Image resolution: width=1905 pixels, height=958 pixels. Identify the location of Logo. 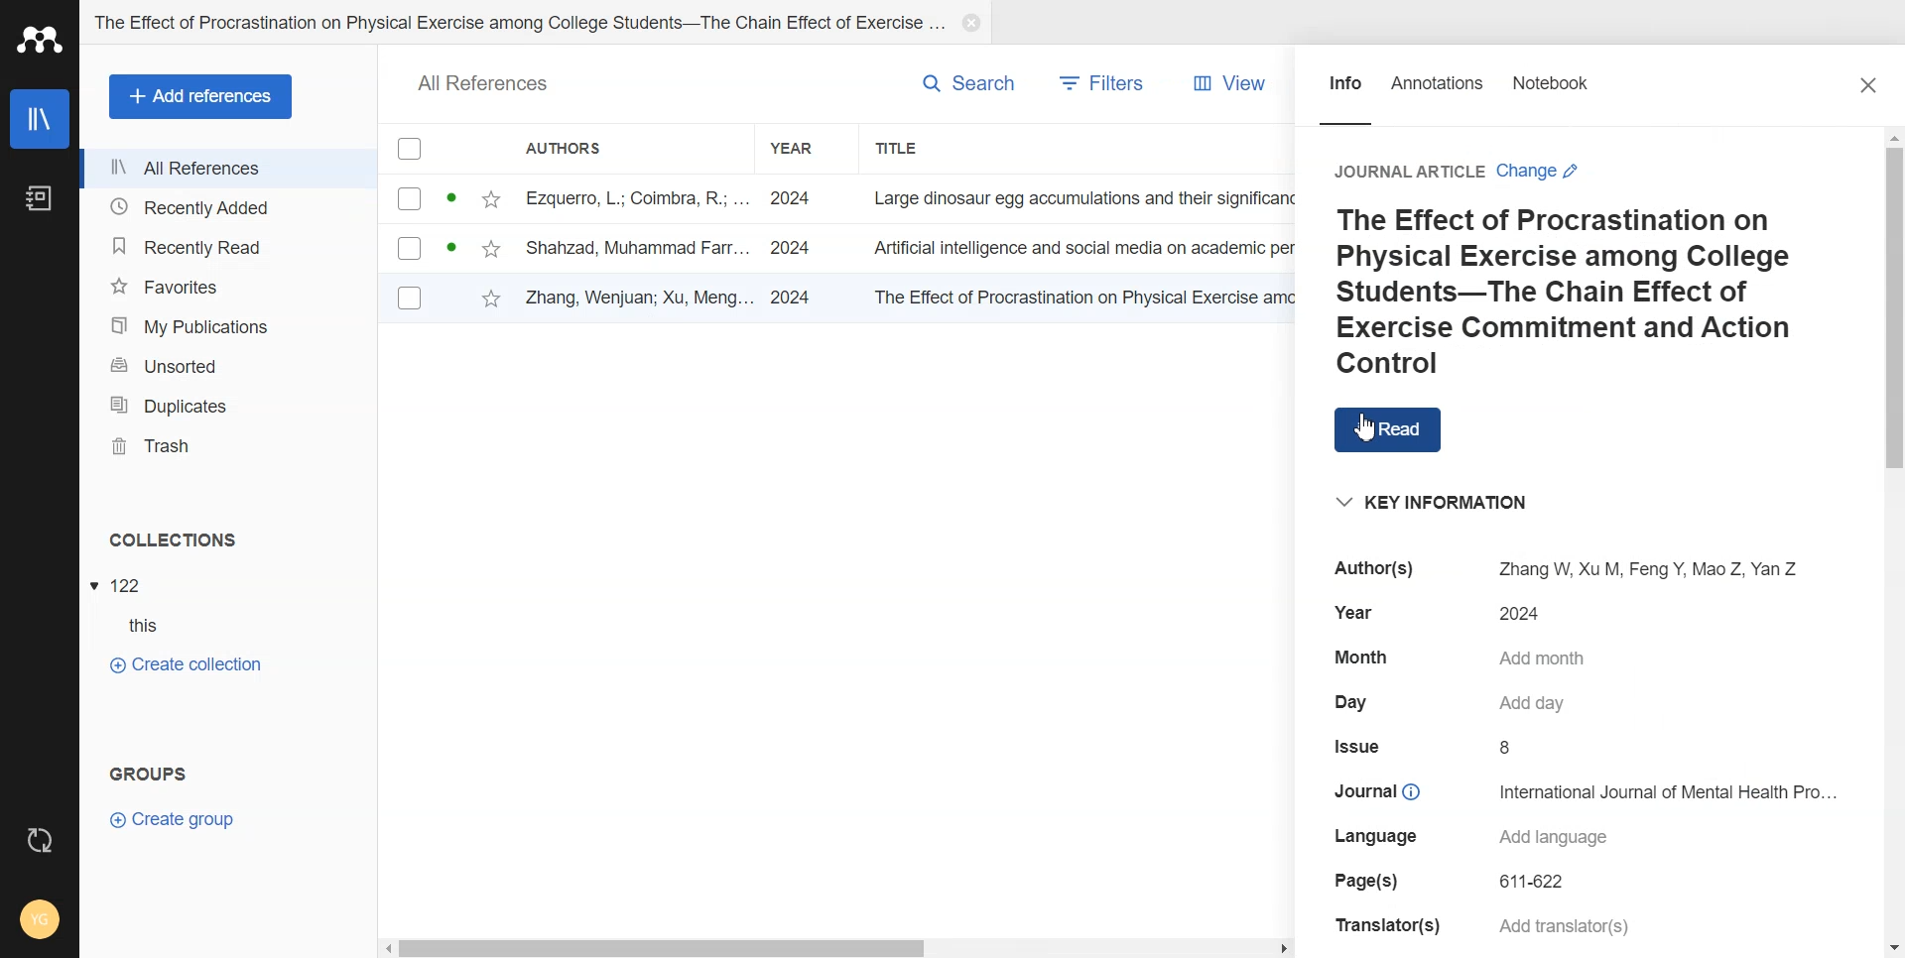
(40, 39).